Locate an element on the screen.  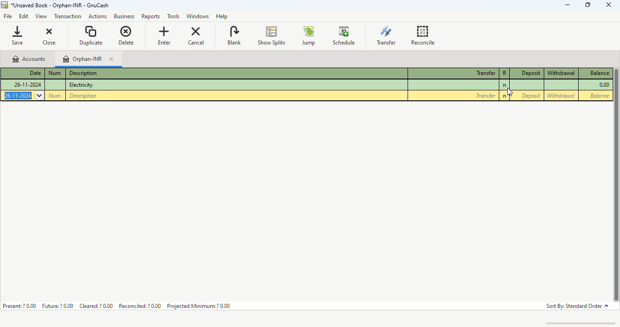
close  is located at coordinates (111, 59).